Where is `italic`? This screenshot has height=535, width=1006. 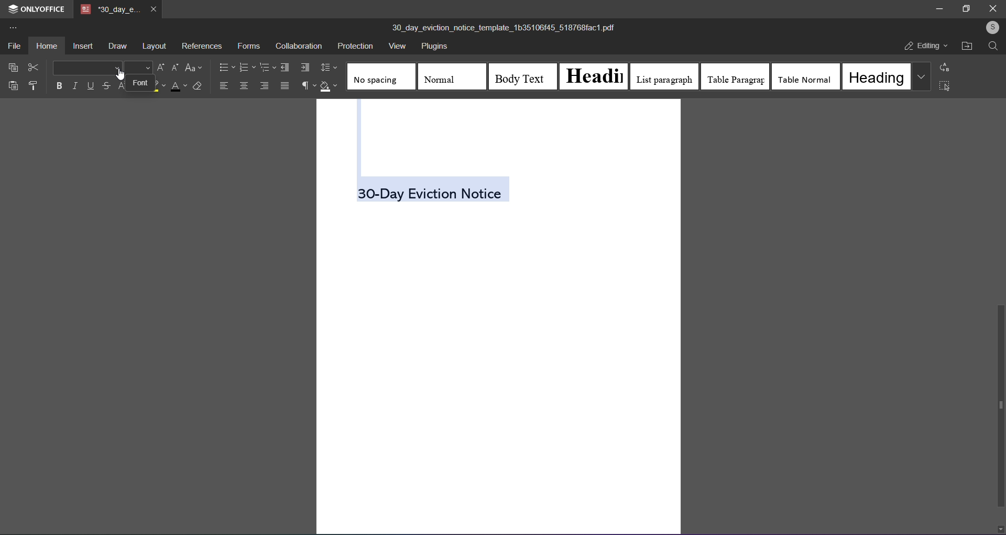
italic is located at coordinates (74, 85).